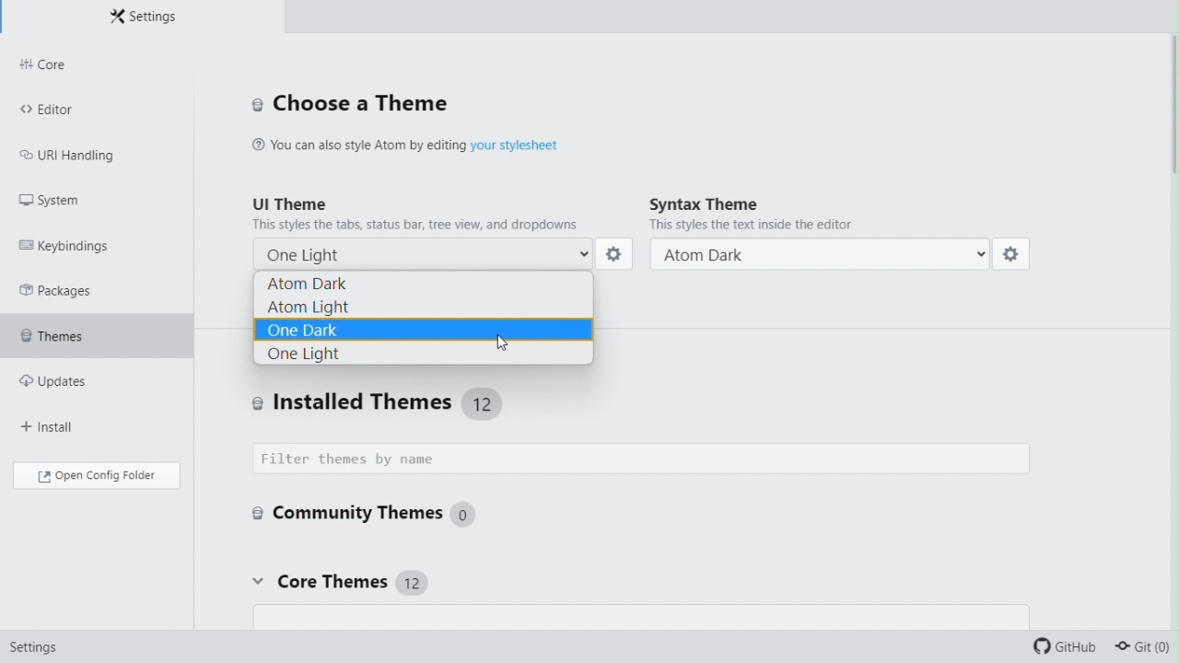  I want to click on Packages, so click(62, 291).